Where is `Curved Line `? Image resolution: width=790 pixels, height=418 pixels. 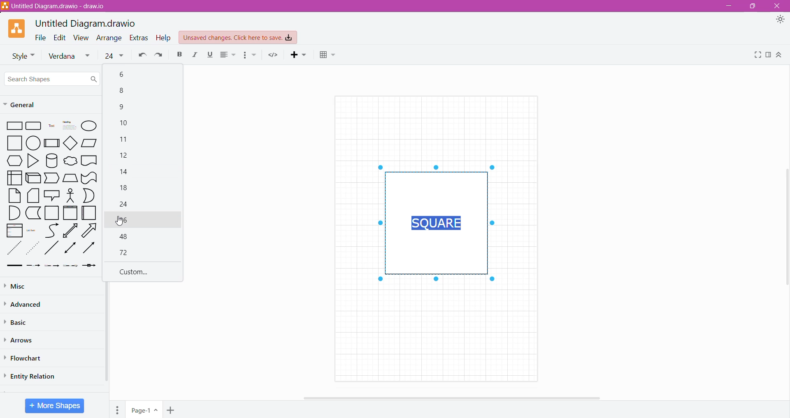 Curved Line  is located at coordinates (51, 231).